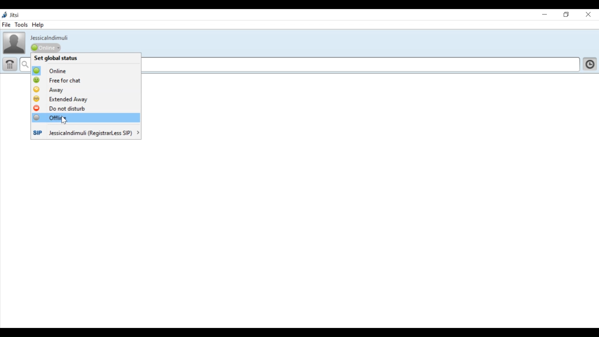  I want to click on Click here to show history and show your contact list, so click(590, 64).